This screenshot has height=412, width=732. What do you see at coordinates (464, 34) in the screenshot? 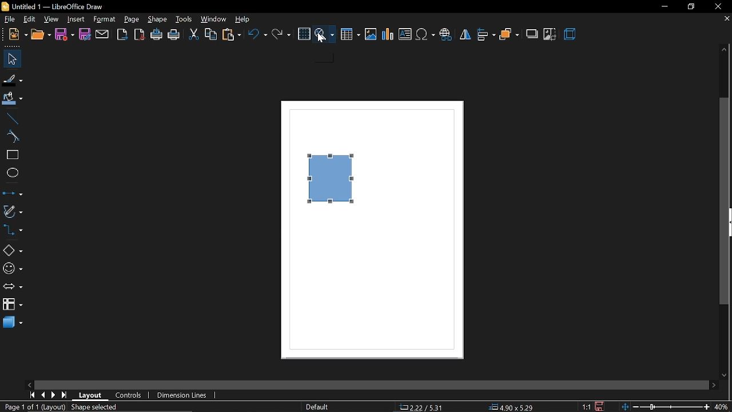
I see `flip` at bounding box center [464, 34].